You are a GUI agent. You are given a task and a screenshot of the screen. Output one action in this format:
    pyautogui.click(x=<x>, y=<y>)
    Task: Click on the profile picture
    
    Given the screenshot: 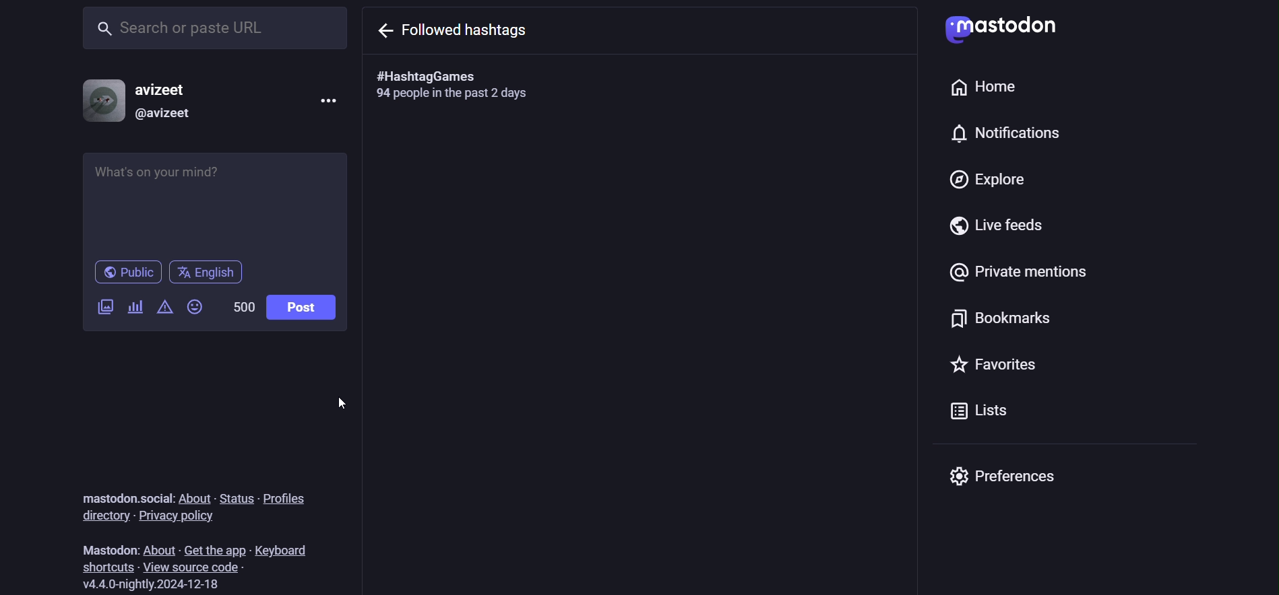 What is the action you would take?
    pyautogui.click(x=95, y=100)
    